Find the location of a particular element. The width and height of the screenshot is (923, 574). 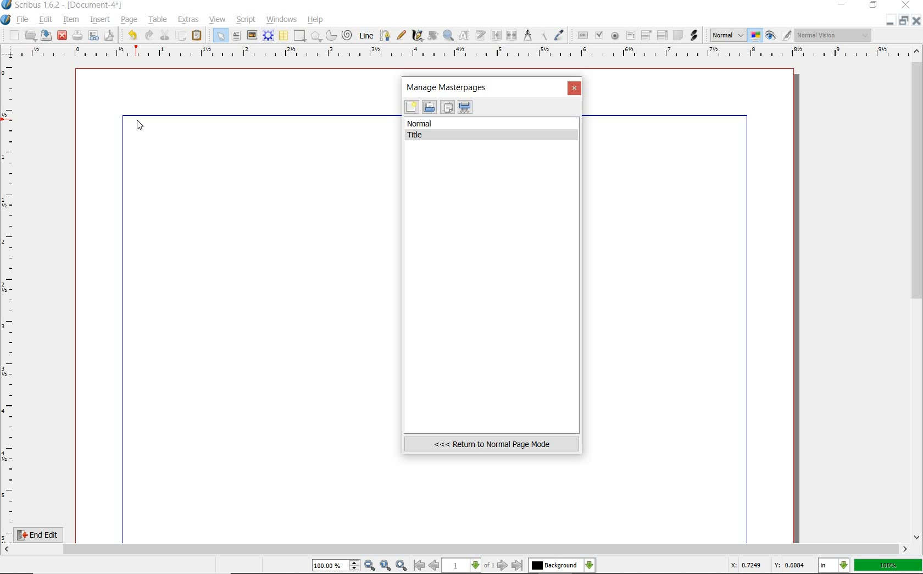

of 1 is located at coordinates (489, 566).